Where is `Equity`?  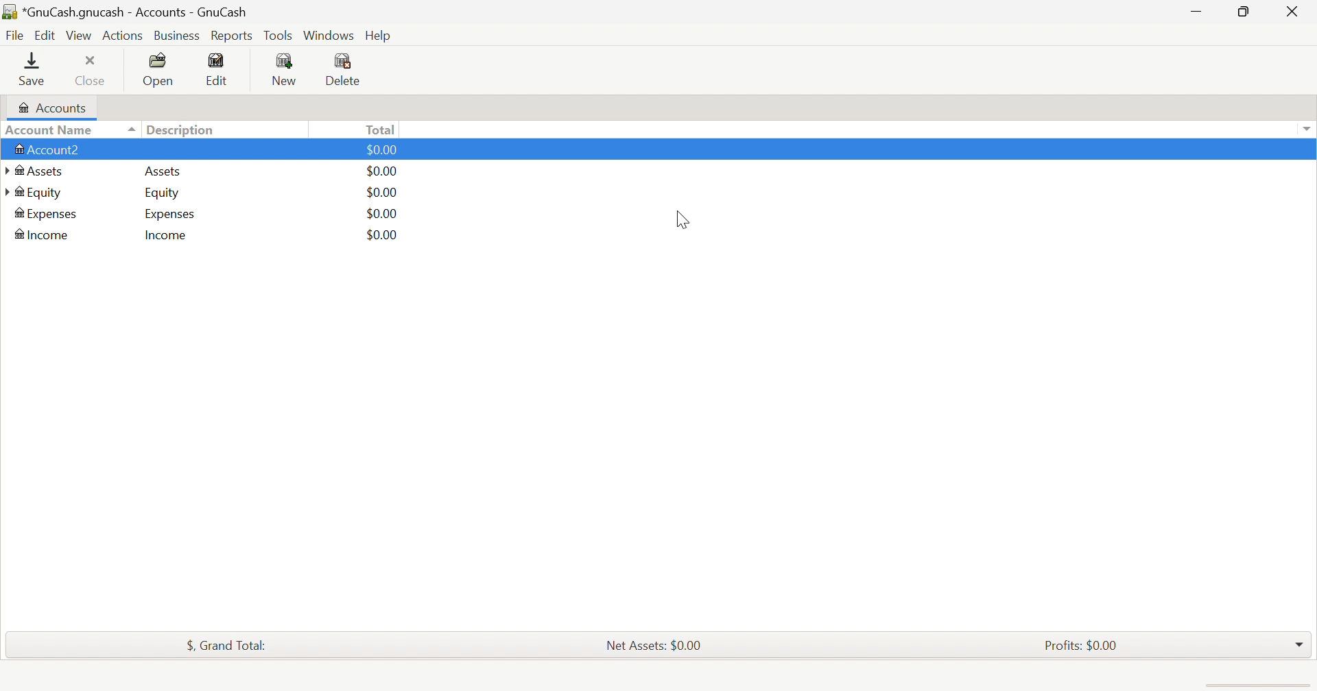 Equity is located at coordinates (163, 195).